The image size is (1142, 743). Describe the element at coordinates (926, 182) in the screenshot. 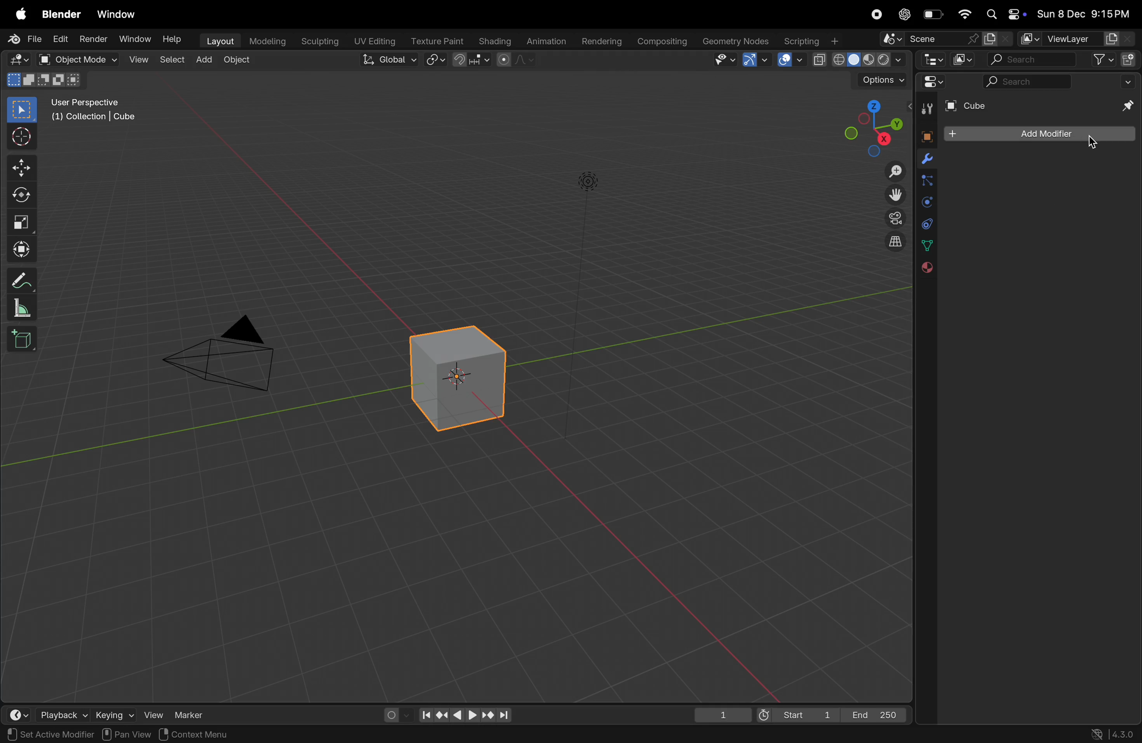

I see `particles` at that location.